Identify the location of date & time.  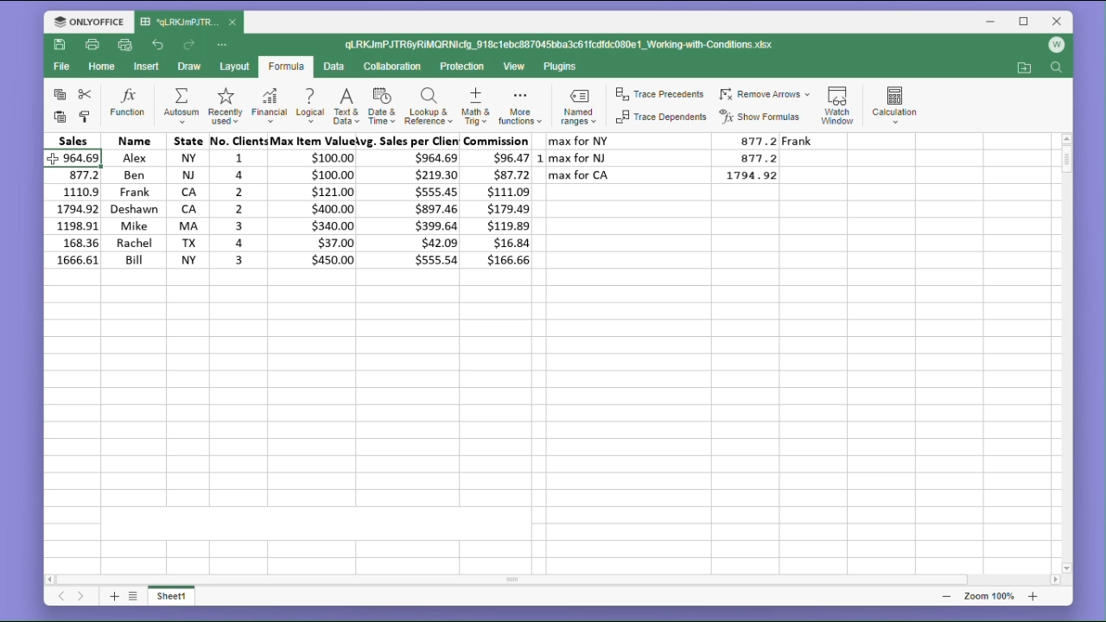
(383, 107).